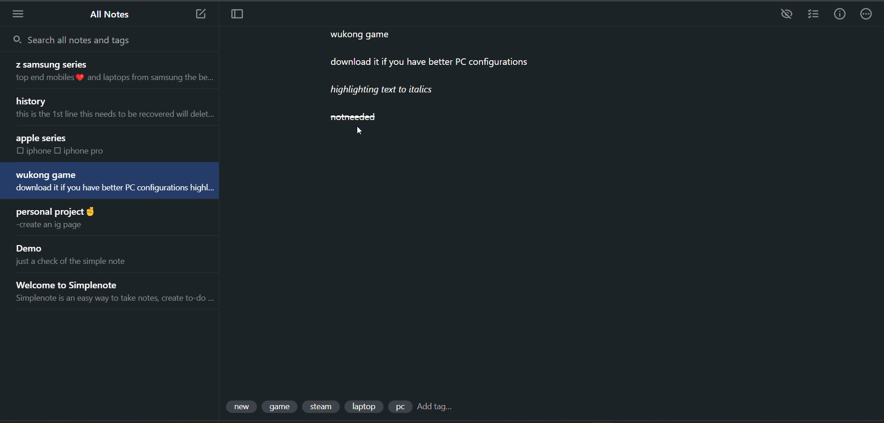 This screenshot has width=884, height=423. What do you see at coordinates (112, 105) in the screenshot?
I see `note title and preview` at bounding box center [112, 105].